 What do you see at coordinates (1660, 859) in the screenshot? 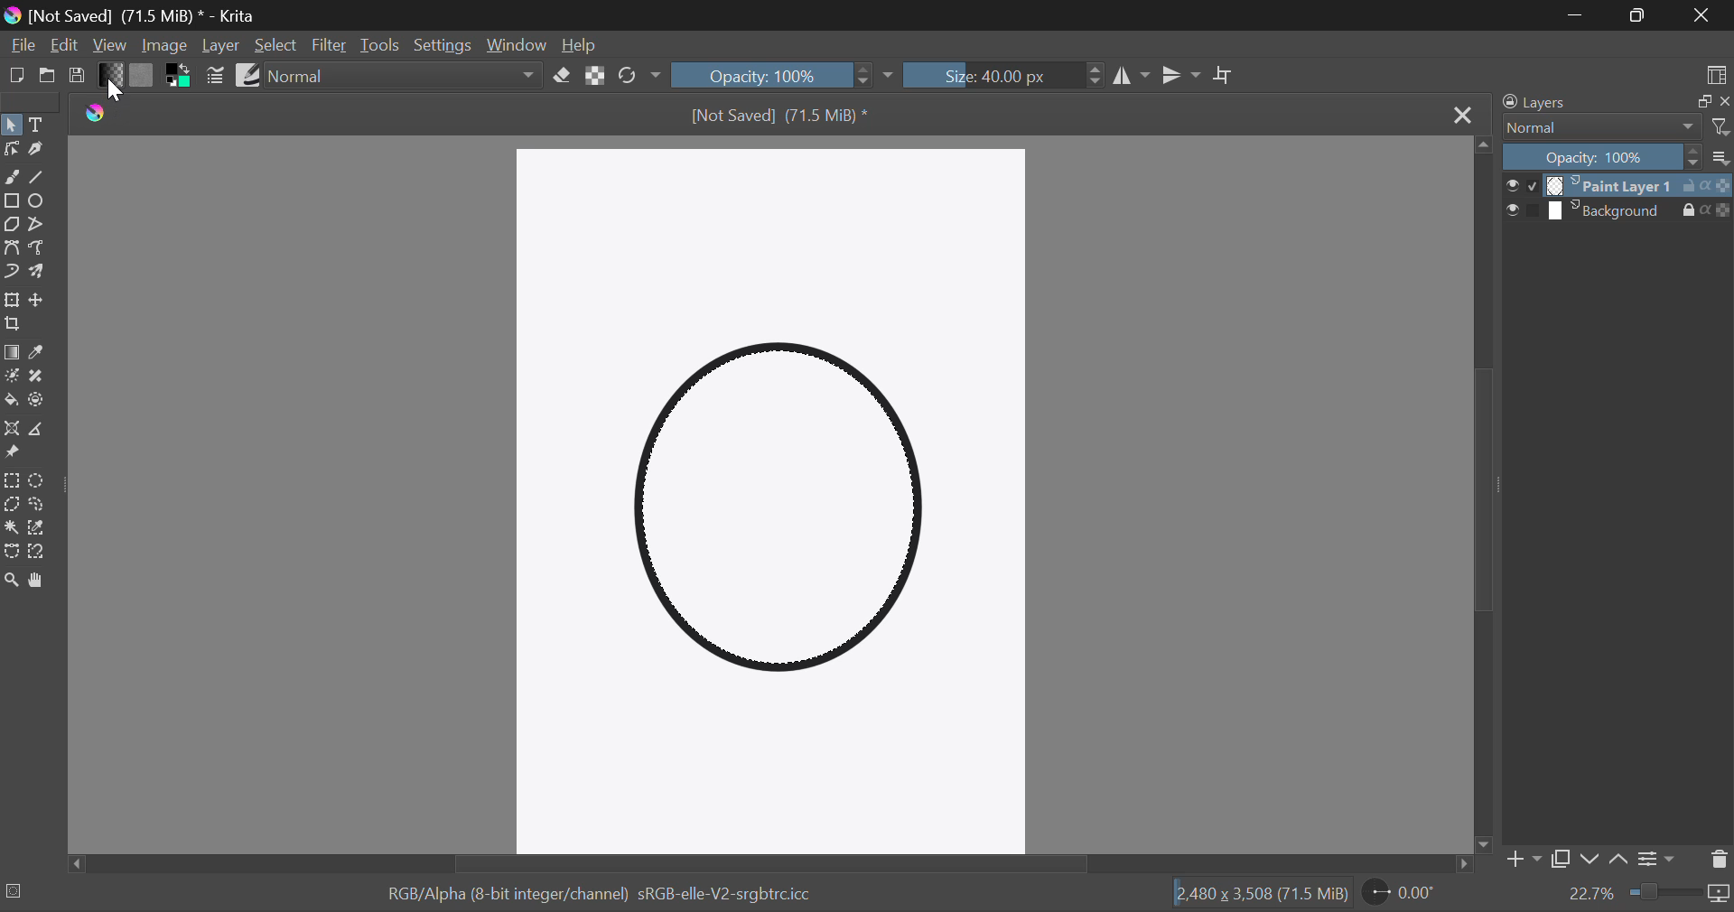
I see `Settings` at bounding box center [1660, 859].